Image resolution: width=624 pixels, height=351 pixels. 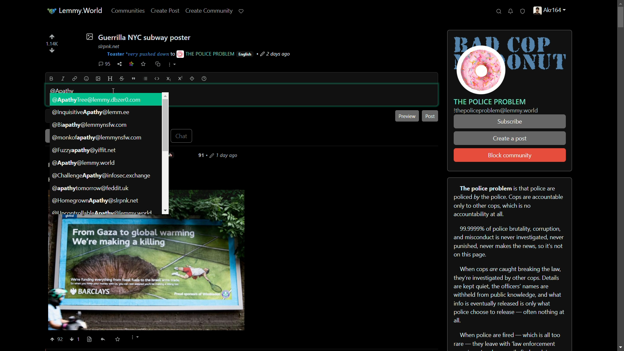 What do you see at coordinates (510, 139) in the screenshot?
I see `create a post` at bounding box center [510, 139].